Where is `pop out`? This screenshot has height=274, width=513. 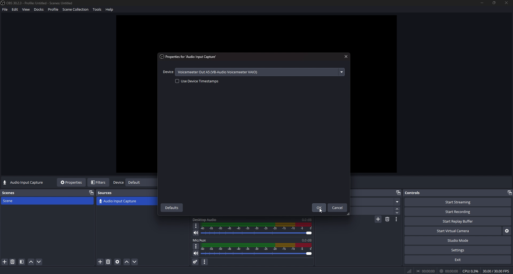 pop out is located at coordinates (398, 192).